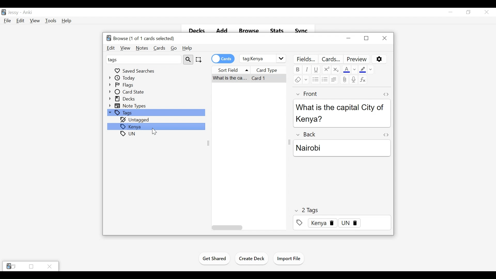 This screenshot has height=279, width=496. I want to click on Restore, so click(366, 38).